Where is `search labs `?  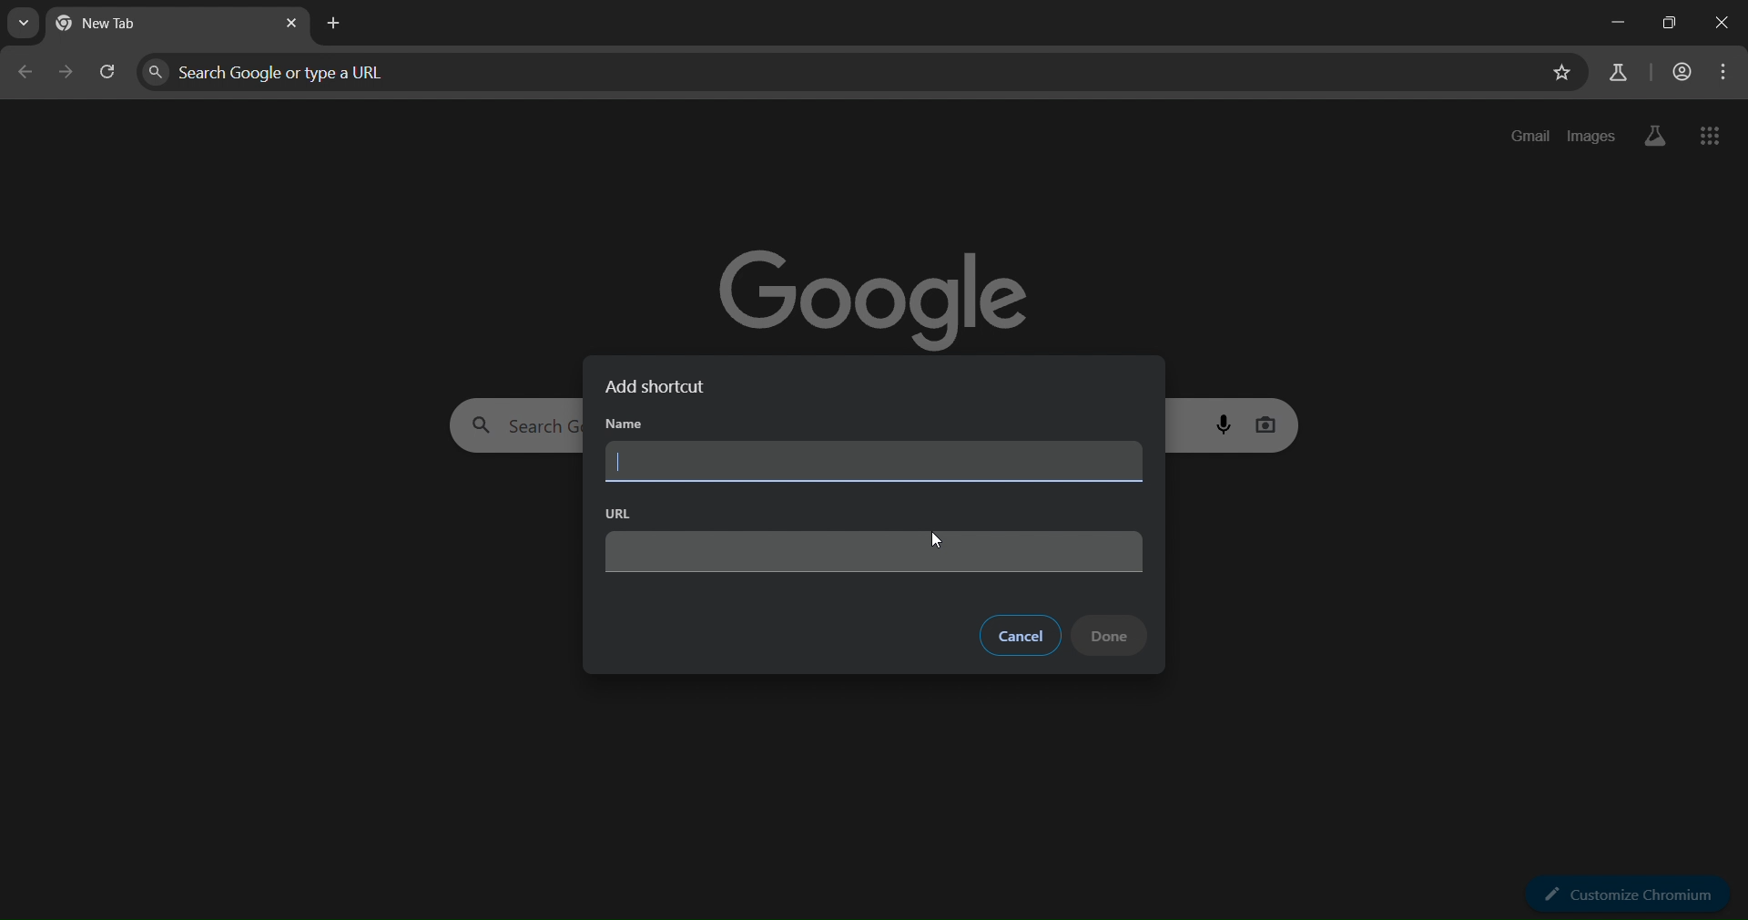
search labs  is located at coordinates (1651, 136).